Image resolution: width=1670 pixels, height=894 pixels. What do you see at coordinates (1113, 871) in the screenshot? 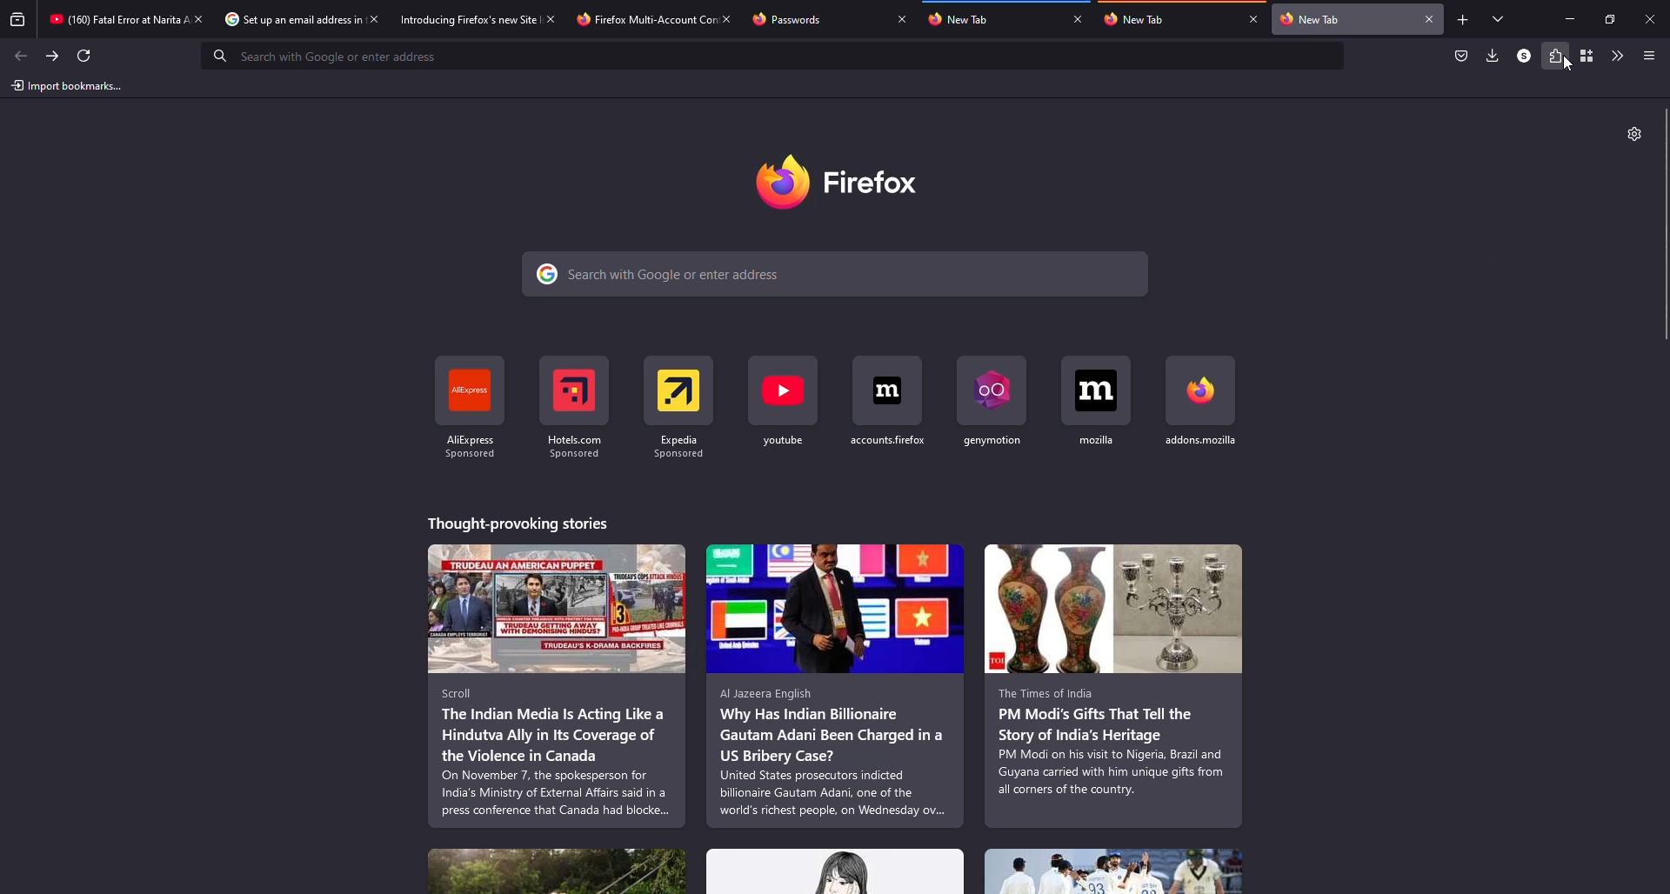
I see `stories` at bounding box center [1113, 871].